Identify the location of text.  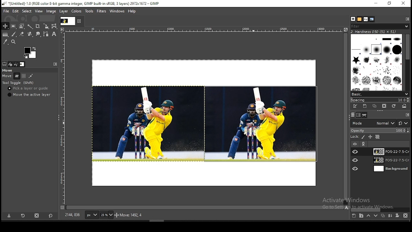
(360, 203).